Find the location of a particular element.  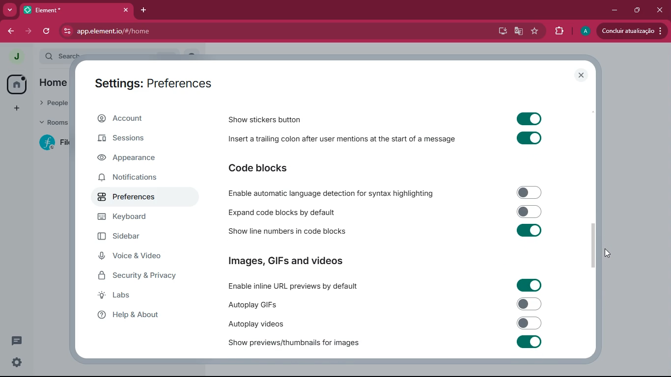

settings is located at coordinates (16, 362).